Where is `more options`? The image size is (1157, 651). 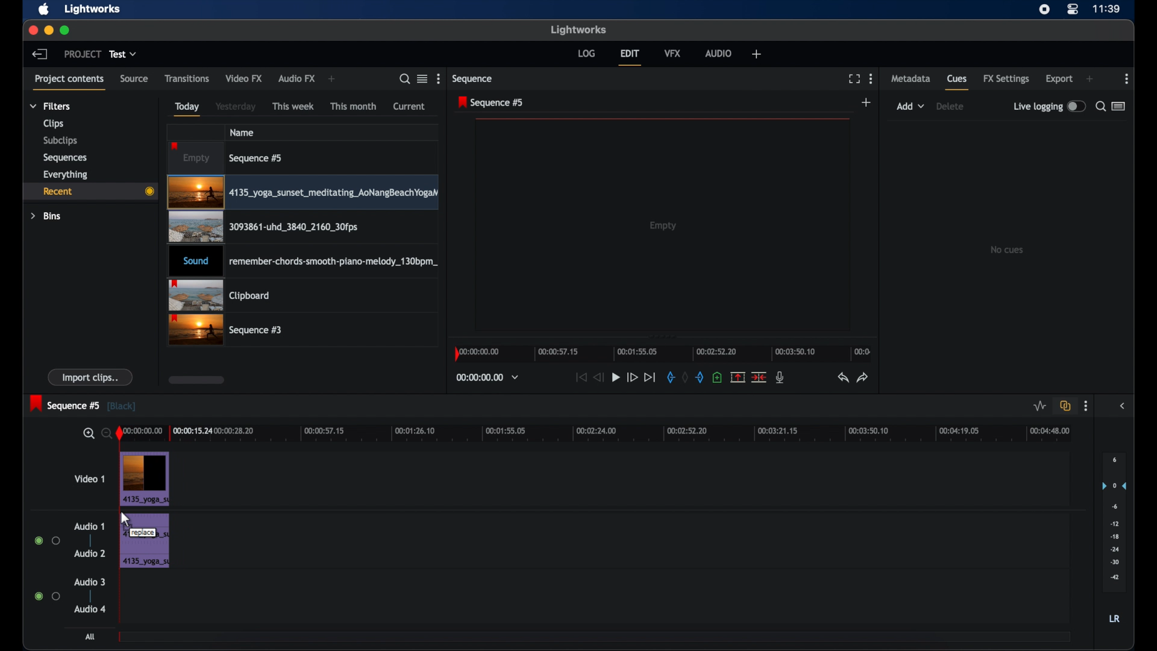
more options is located at coordinates (1086, 407).